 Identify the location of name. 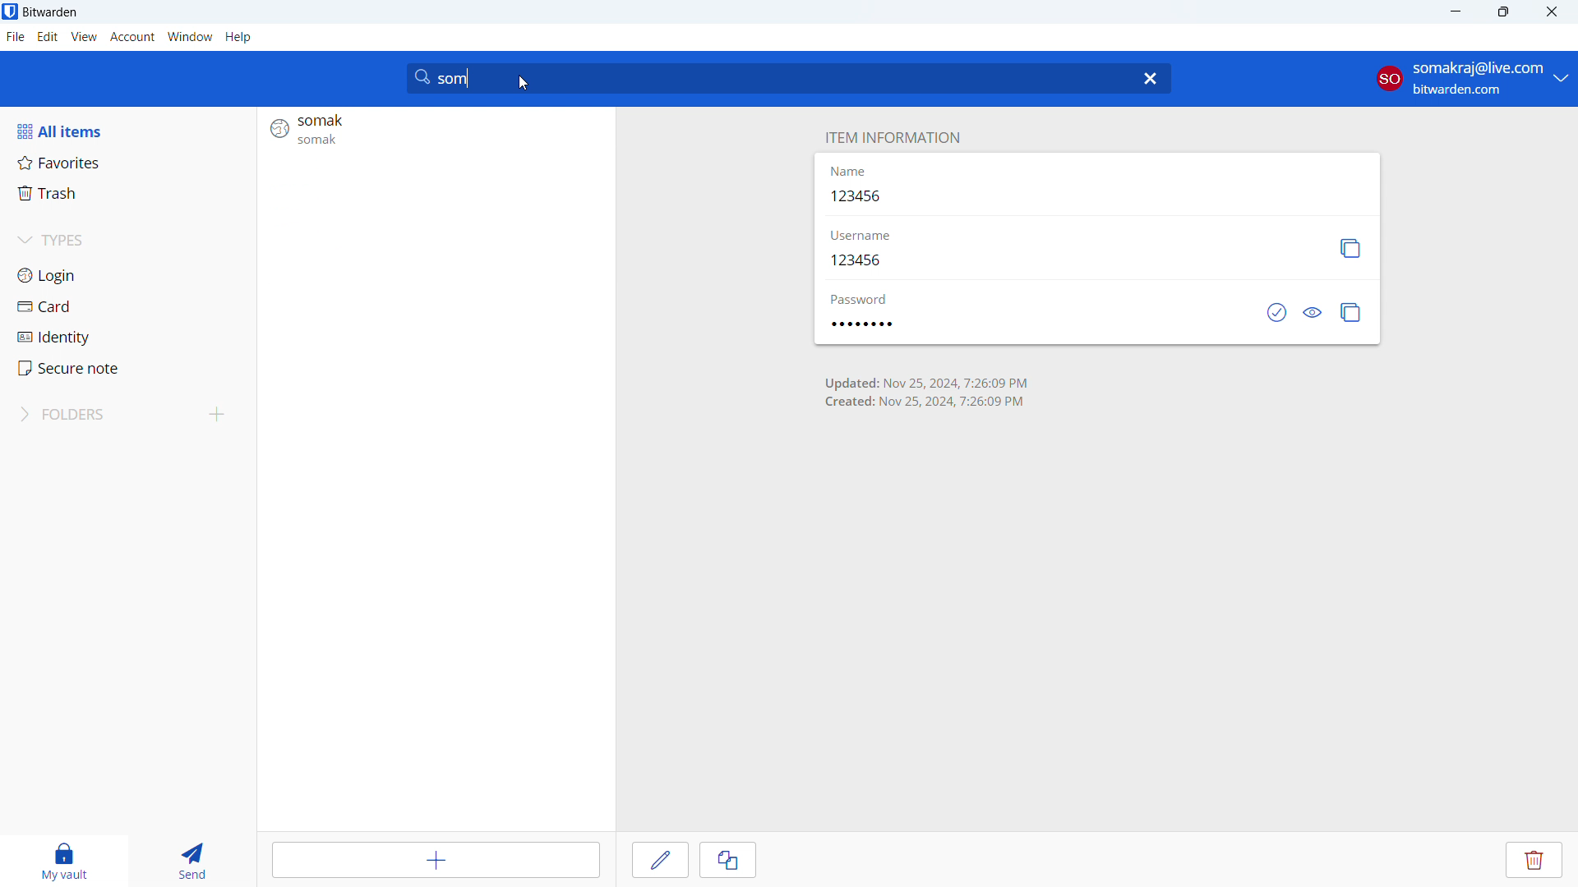
(849, 173).